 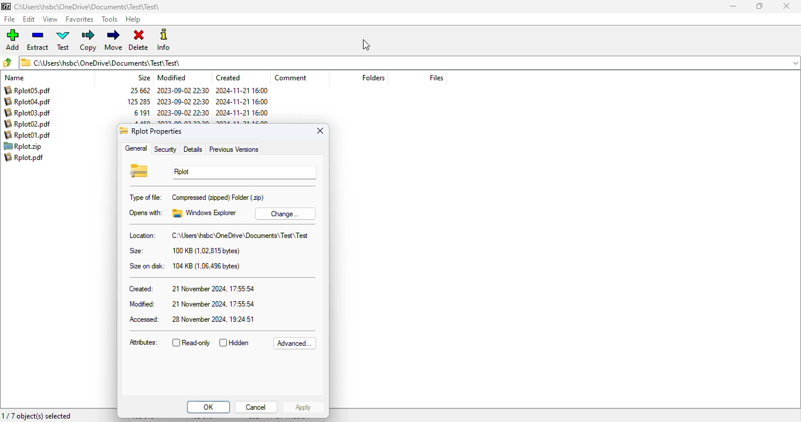 What do you see at coordinates (88, 40) in the screenshot?
I see `copy` at bounding box center [88, 40].